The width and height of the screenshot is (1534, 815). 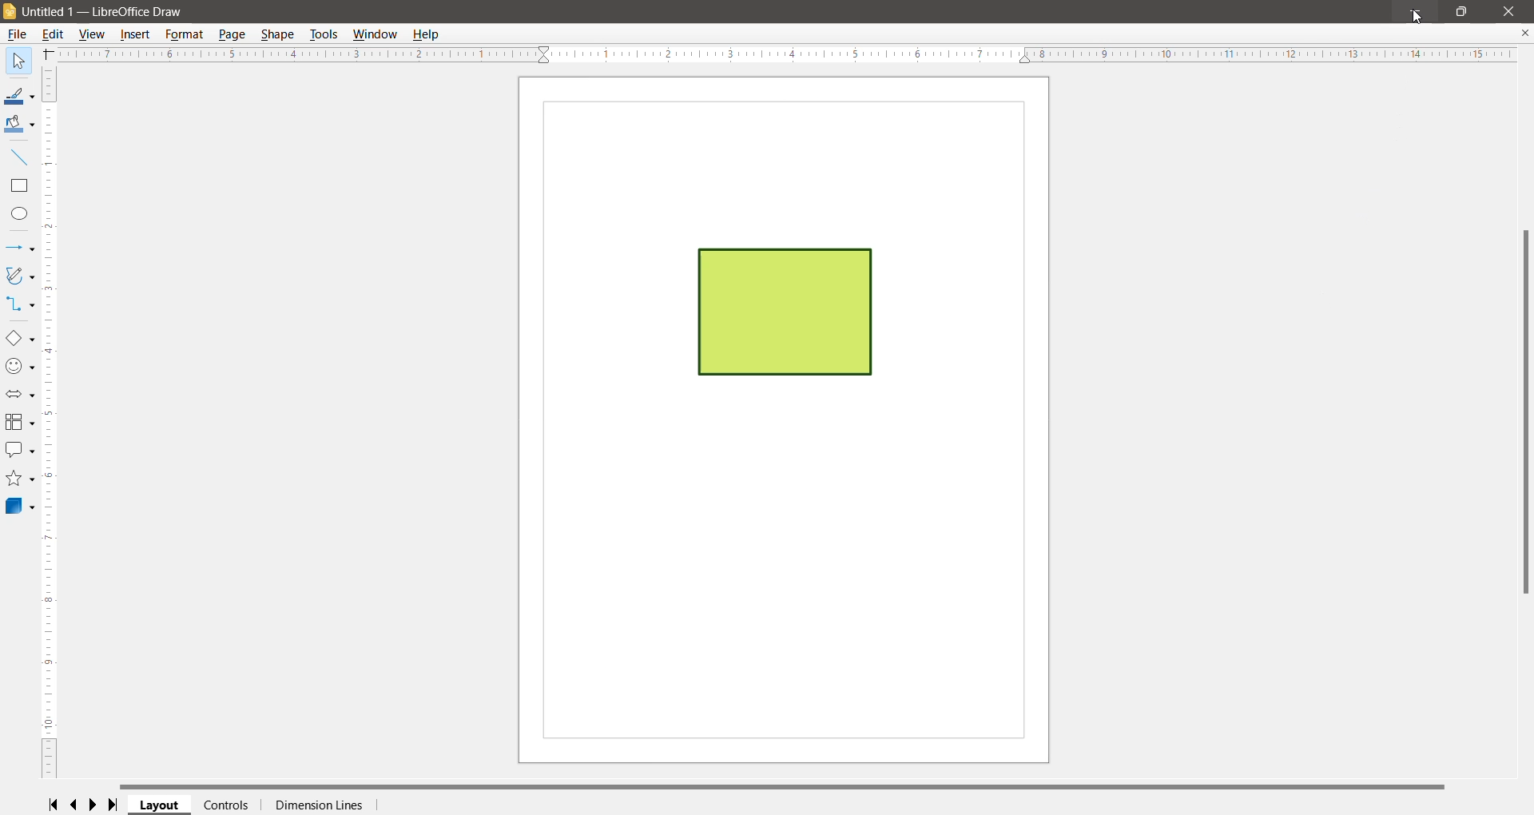 I want to click on 3D Objects, so click(x=19, y=507).